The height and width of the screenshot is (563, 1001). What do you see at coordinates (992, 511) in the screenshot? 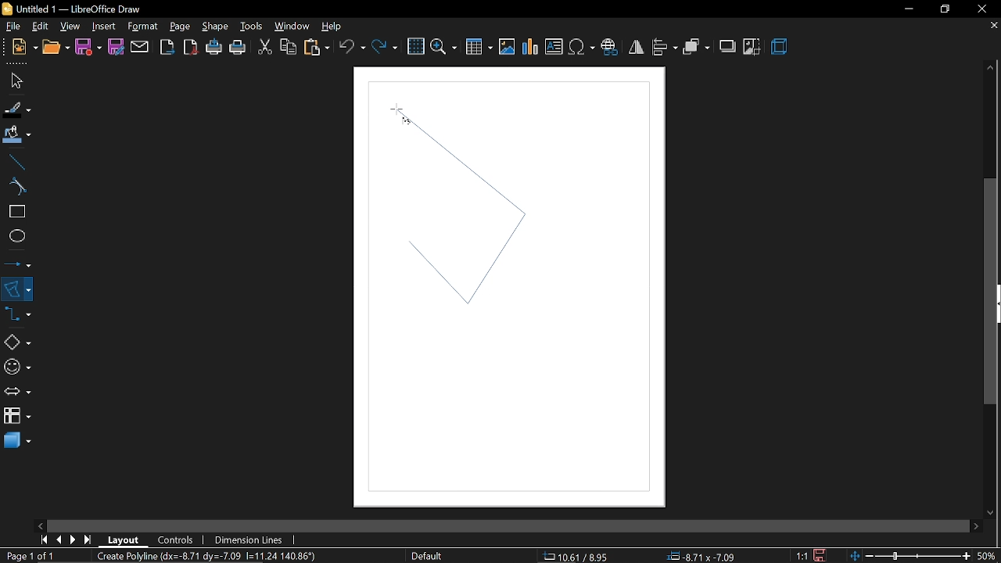
I see `move down` at bounding box center [992, 511].